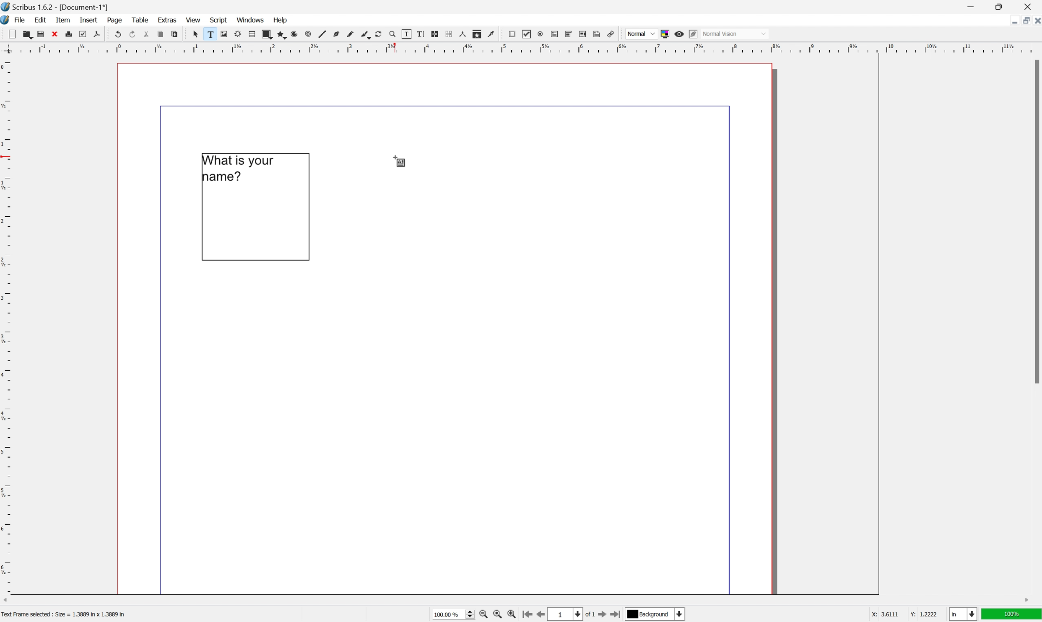 Image resolution: width=1042 pixels, height=622 pixels. Describe the element at coordinates (175, 34) in the screenshot. I see `paste` at that location.